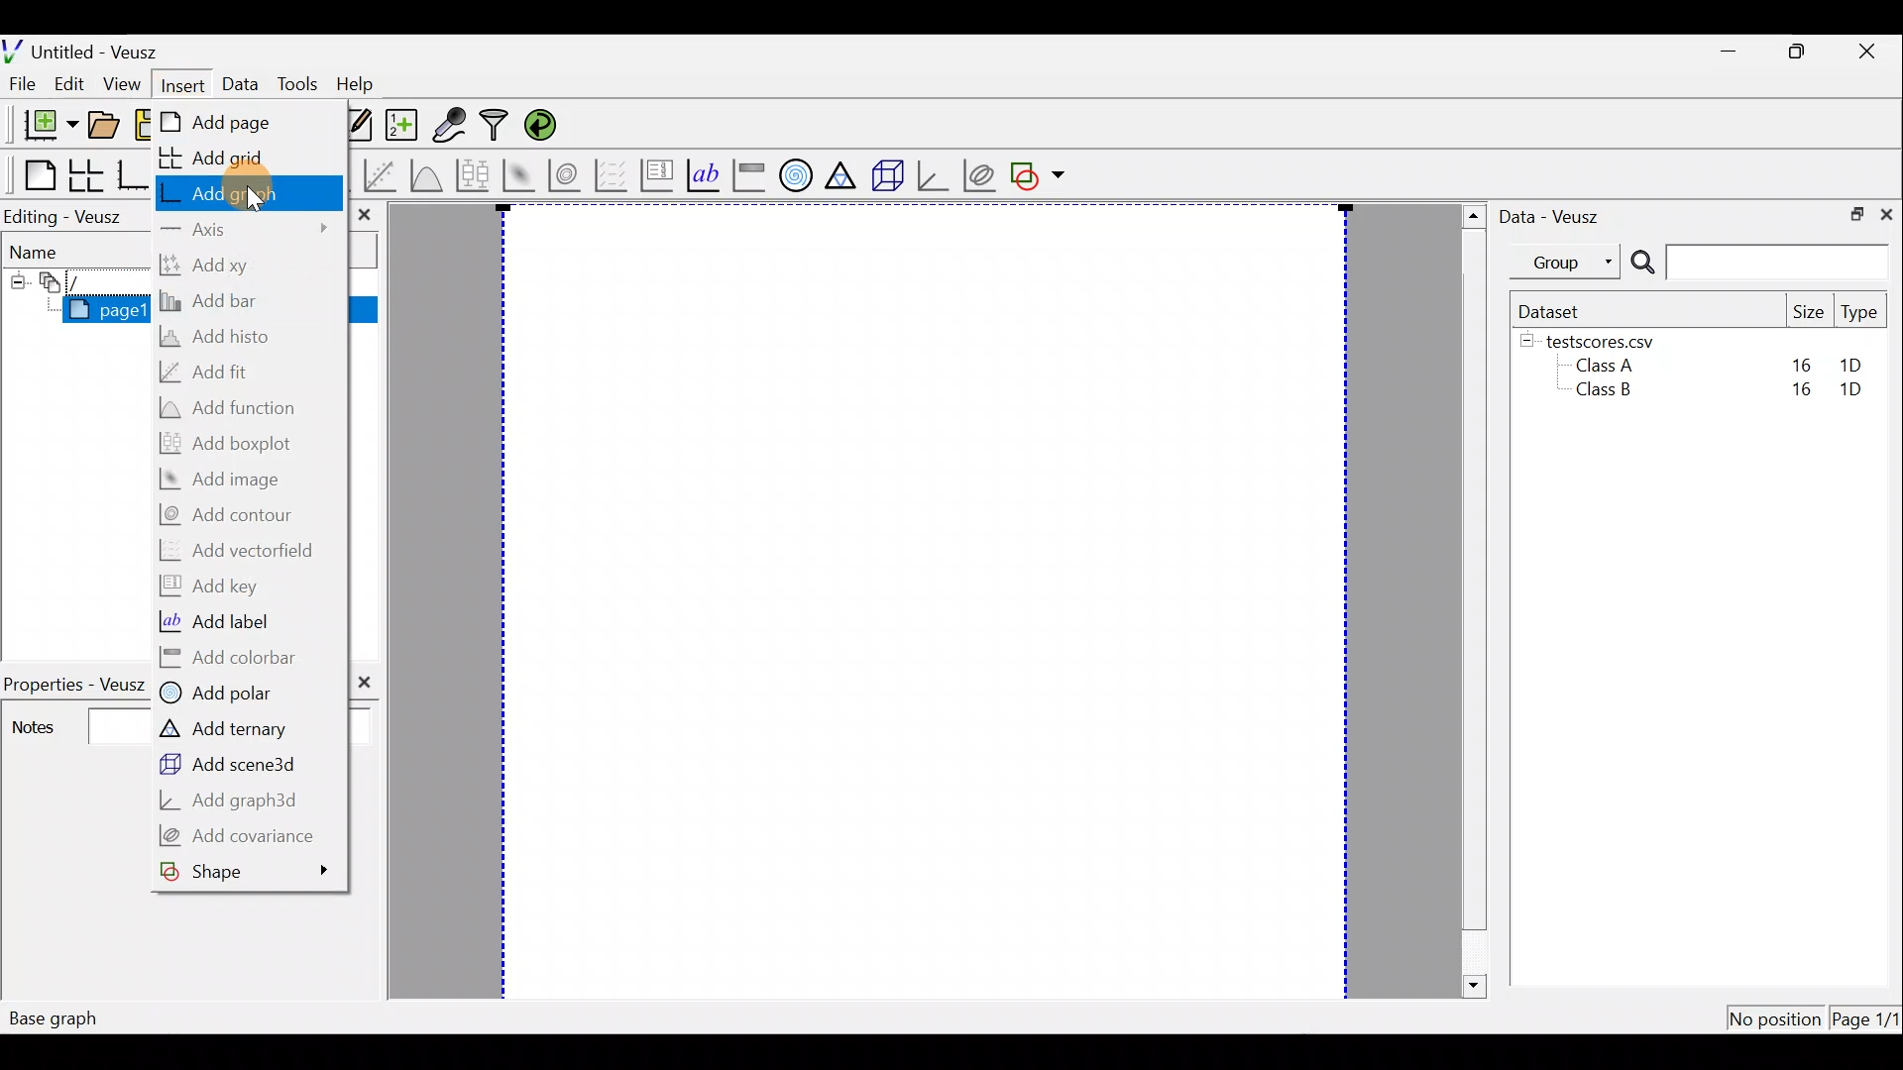  What do you see at coordinates (517, 172) in the screenshot?
I see `Plot a 2d dataset as an image` at bounding box center [517, 172].